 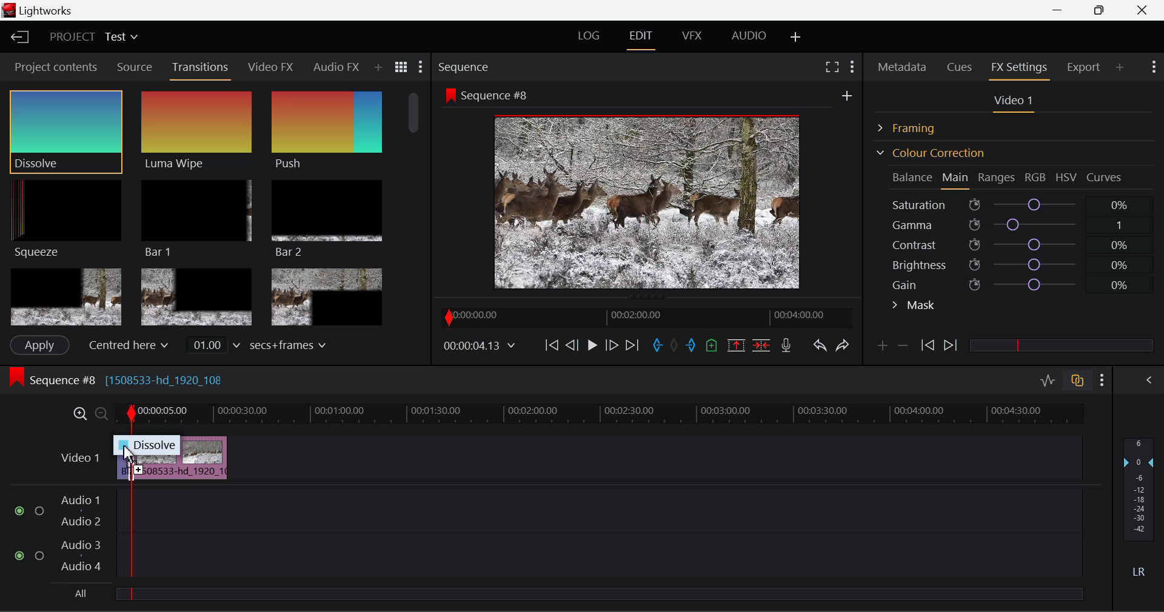 What do you see at coordinates (1120, 67) in the screenshot?
I see `Add Panel` at bounding box center [1120, 67].